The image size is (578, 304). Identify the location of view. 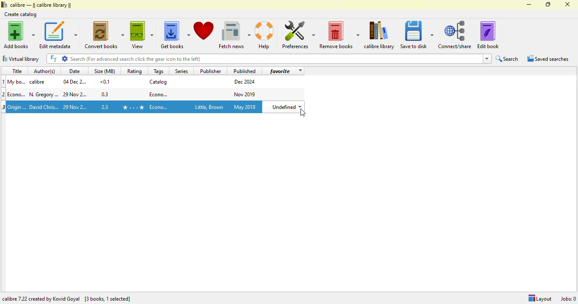
(142, 35).